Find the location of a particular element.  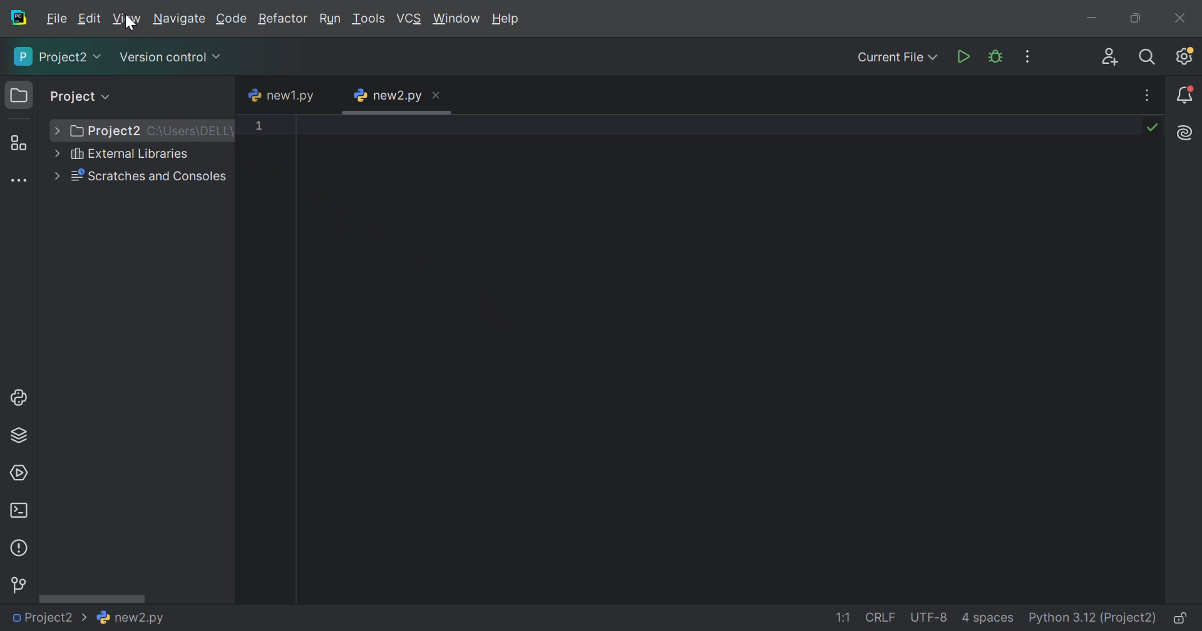

More tool windows is located at coordinates (19, 180).